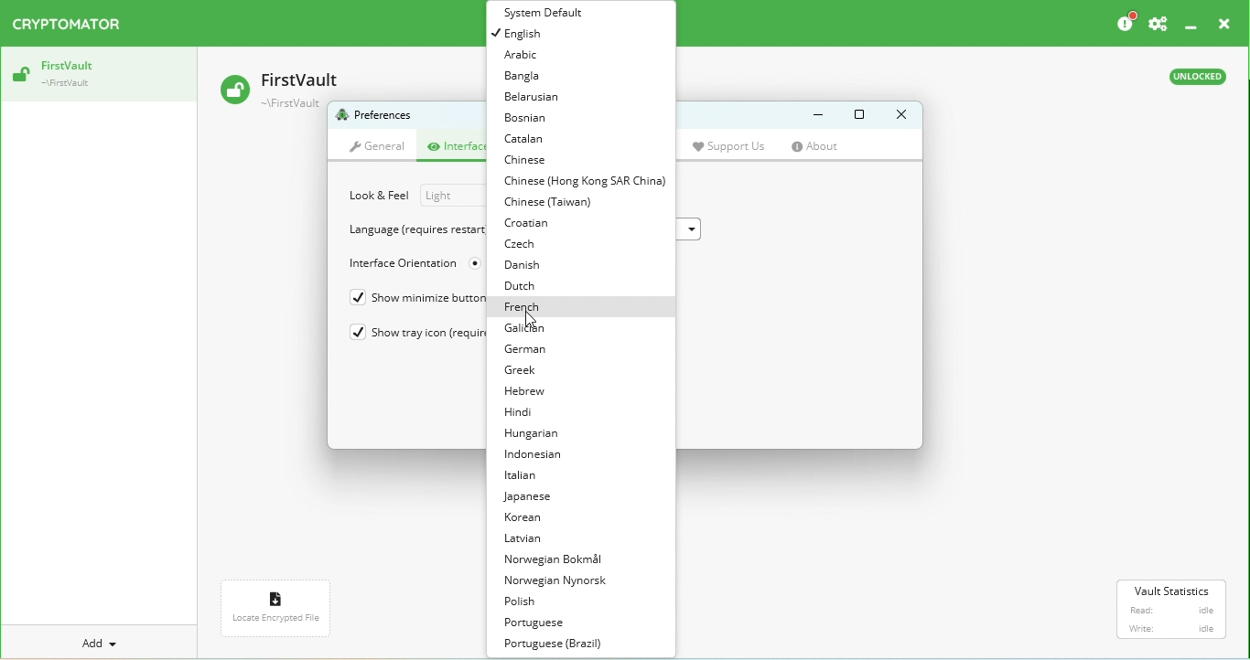 This screenshot has height=660, width=1250. I want to click on Portuguese, so click(544, 623).